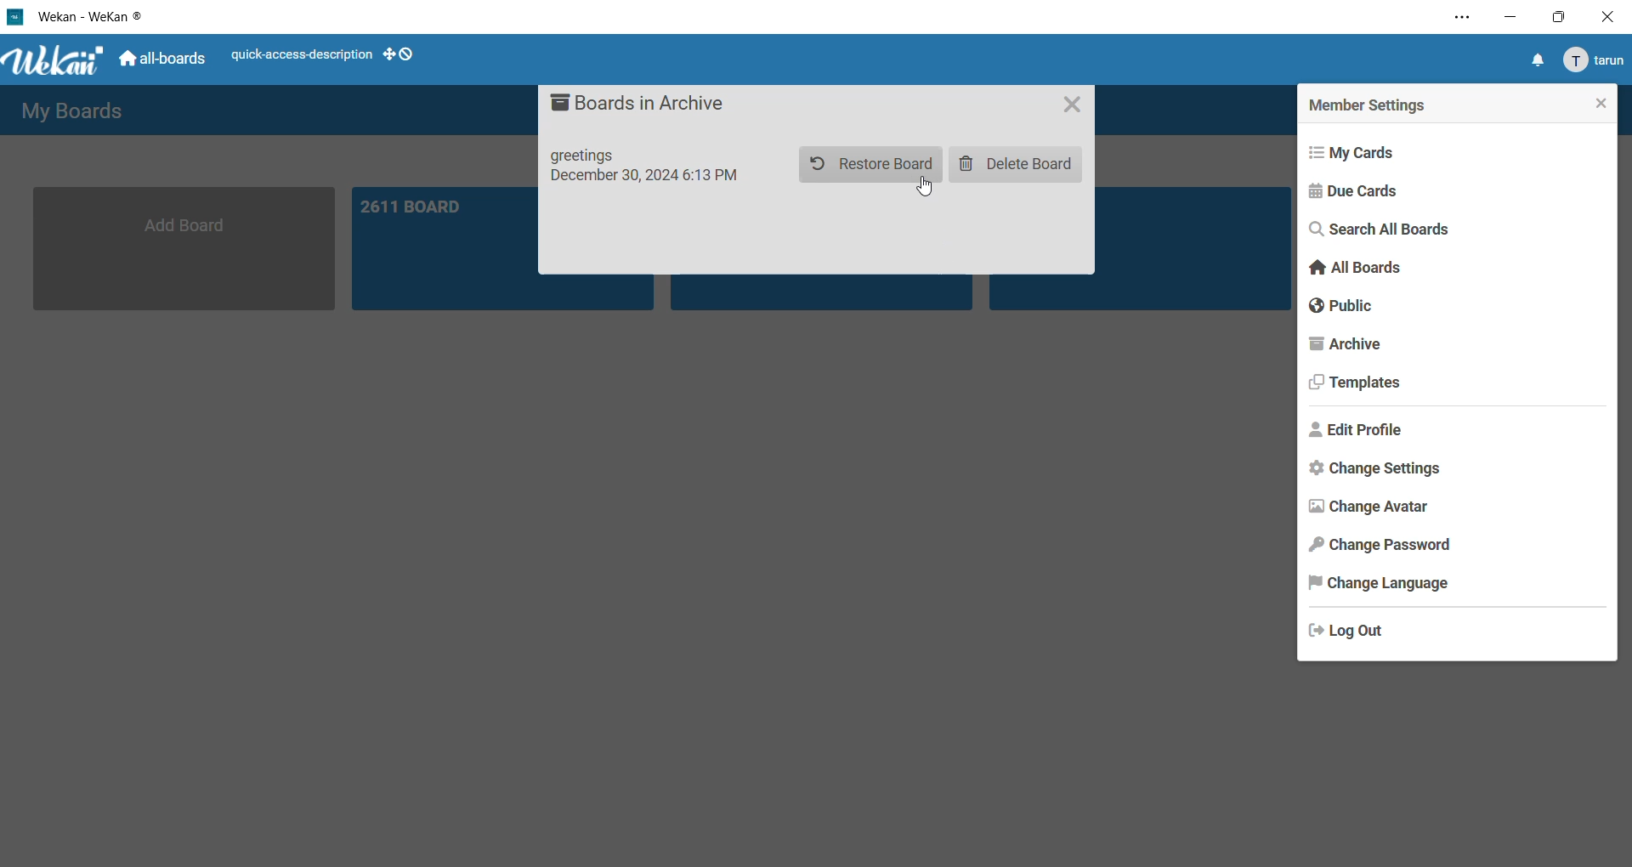  What do you see at coordinates (1606, 15) in the screenshot?
I see `close` at bounding box center [1606, 15].